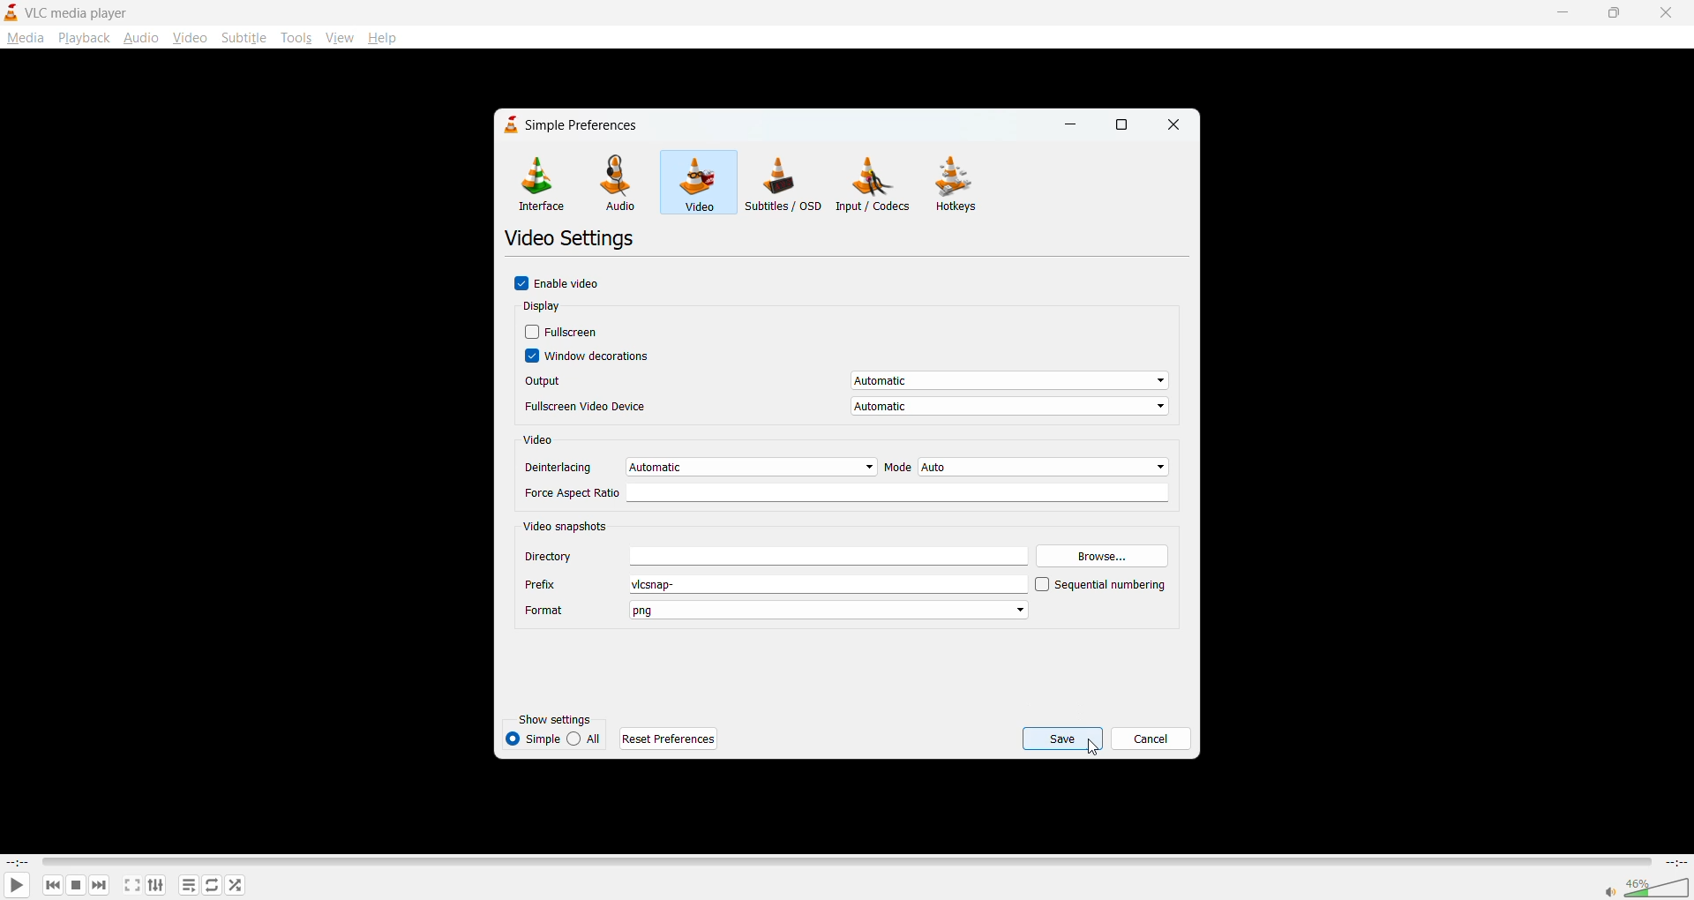  What do you see at coordinates (1150, 736) in the screenshot?
I see `cancel` at bounding box center [1150, 736].